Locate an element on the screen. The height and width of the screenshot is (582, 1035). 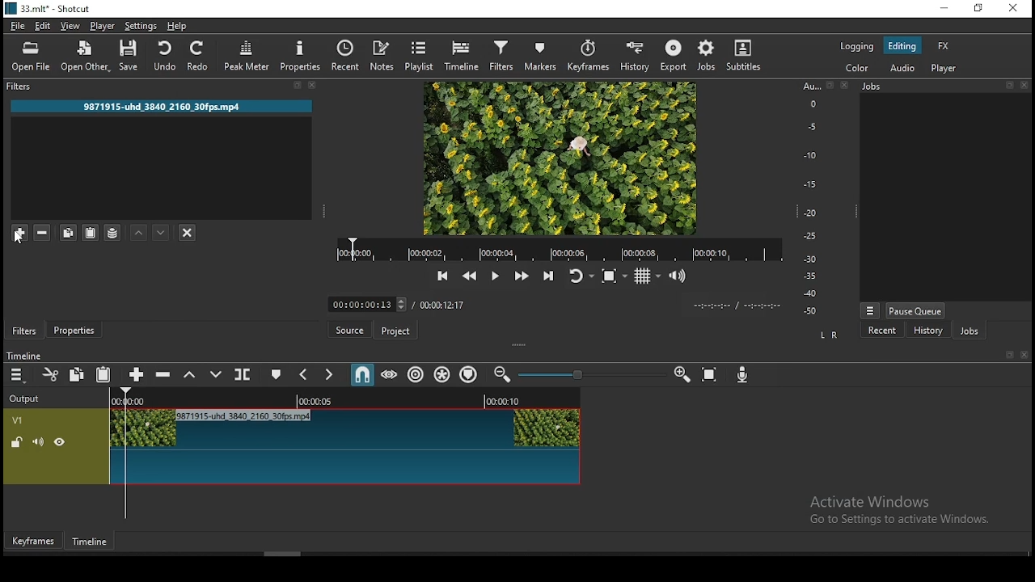
keyframes is located at coordinates (35, 541).